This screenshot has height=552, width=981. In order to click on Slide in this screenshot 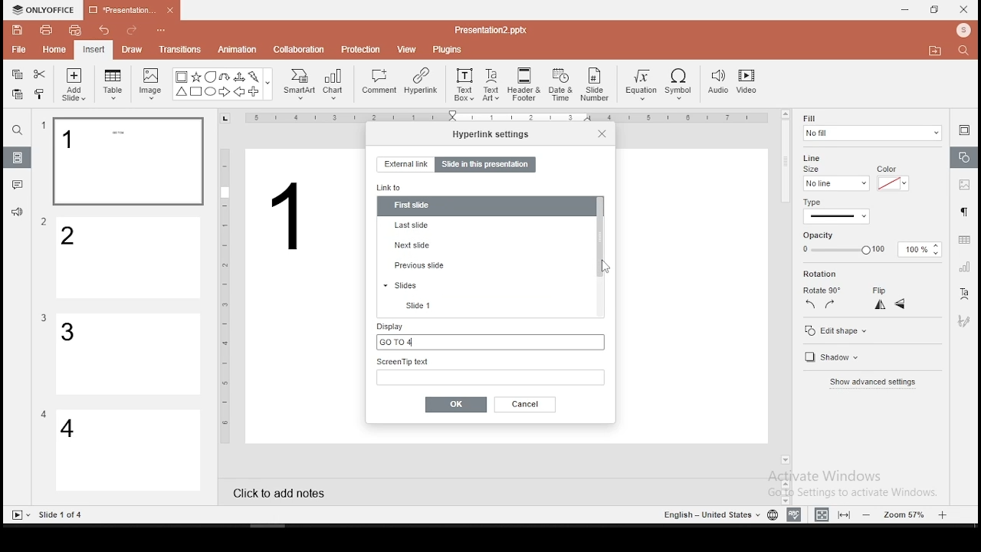, I will do `click(18, 515)`.